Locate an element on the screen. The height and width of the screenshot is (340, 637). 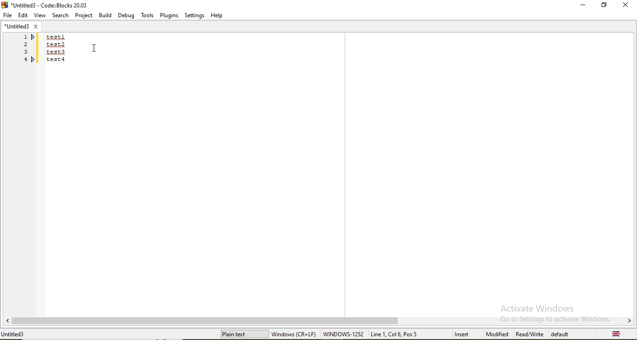
Build  is located at coordinates (106, 15).